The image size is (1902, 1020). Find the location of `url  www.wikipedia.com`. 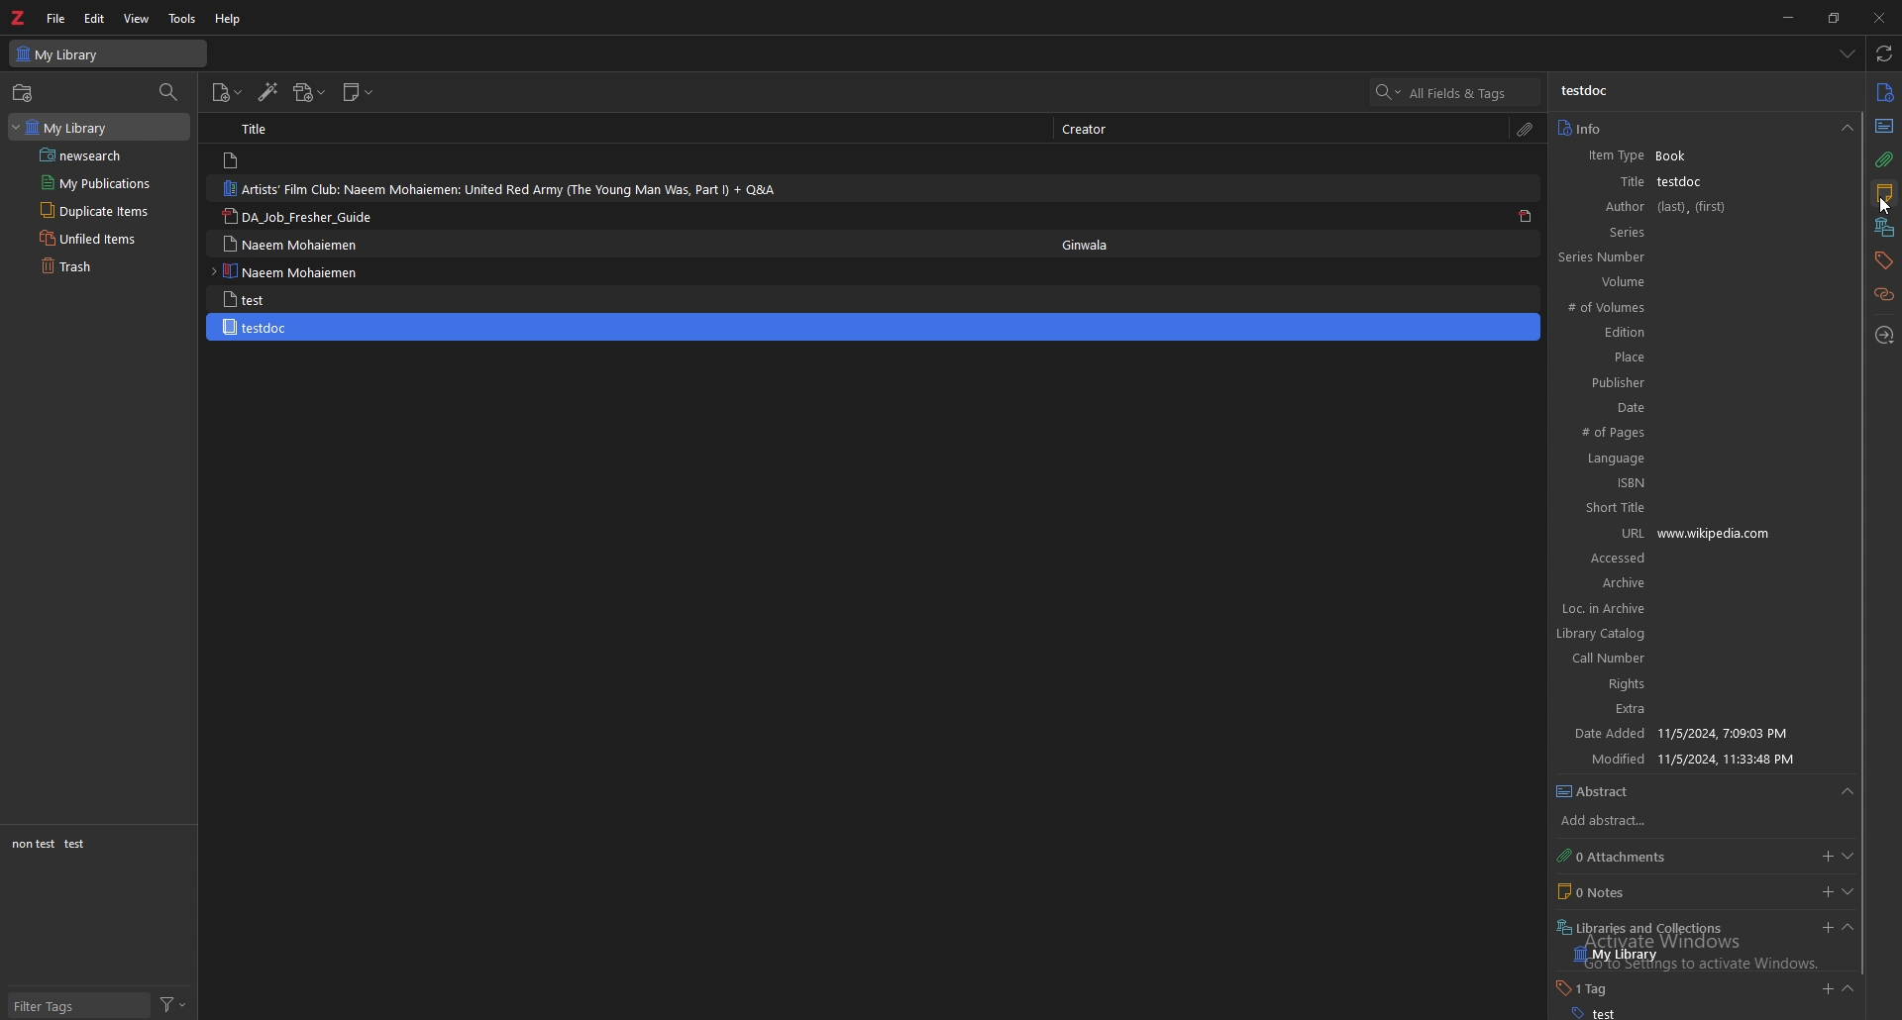

url  www.wikipedia.com is located at coordinates (1692, 535).